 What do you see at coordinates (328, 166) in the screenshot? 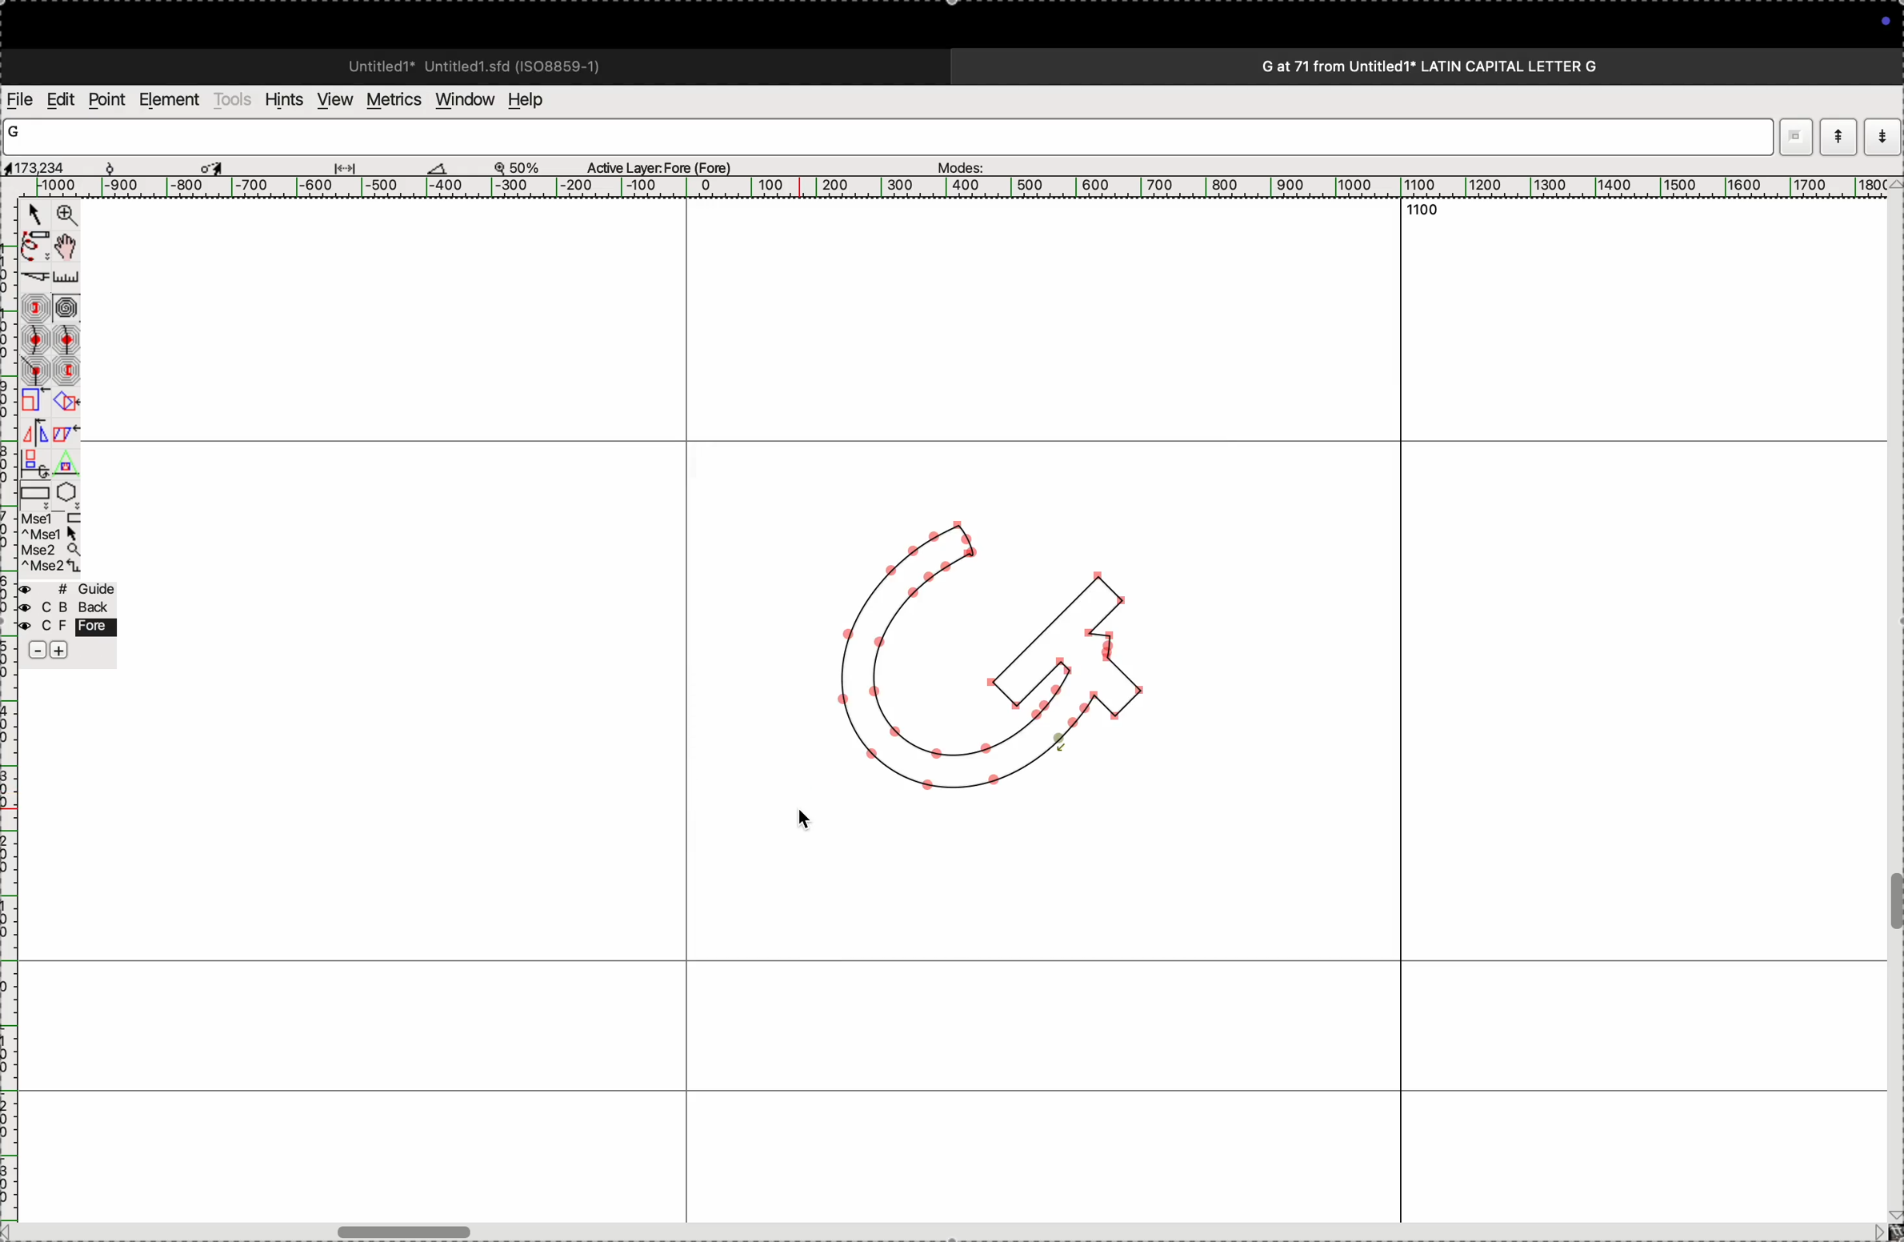
I see `measurements` at bounding box center [328, 166].